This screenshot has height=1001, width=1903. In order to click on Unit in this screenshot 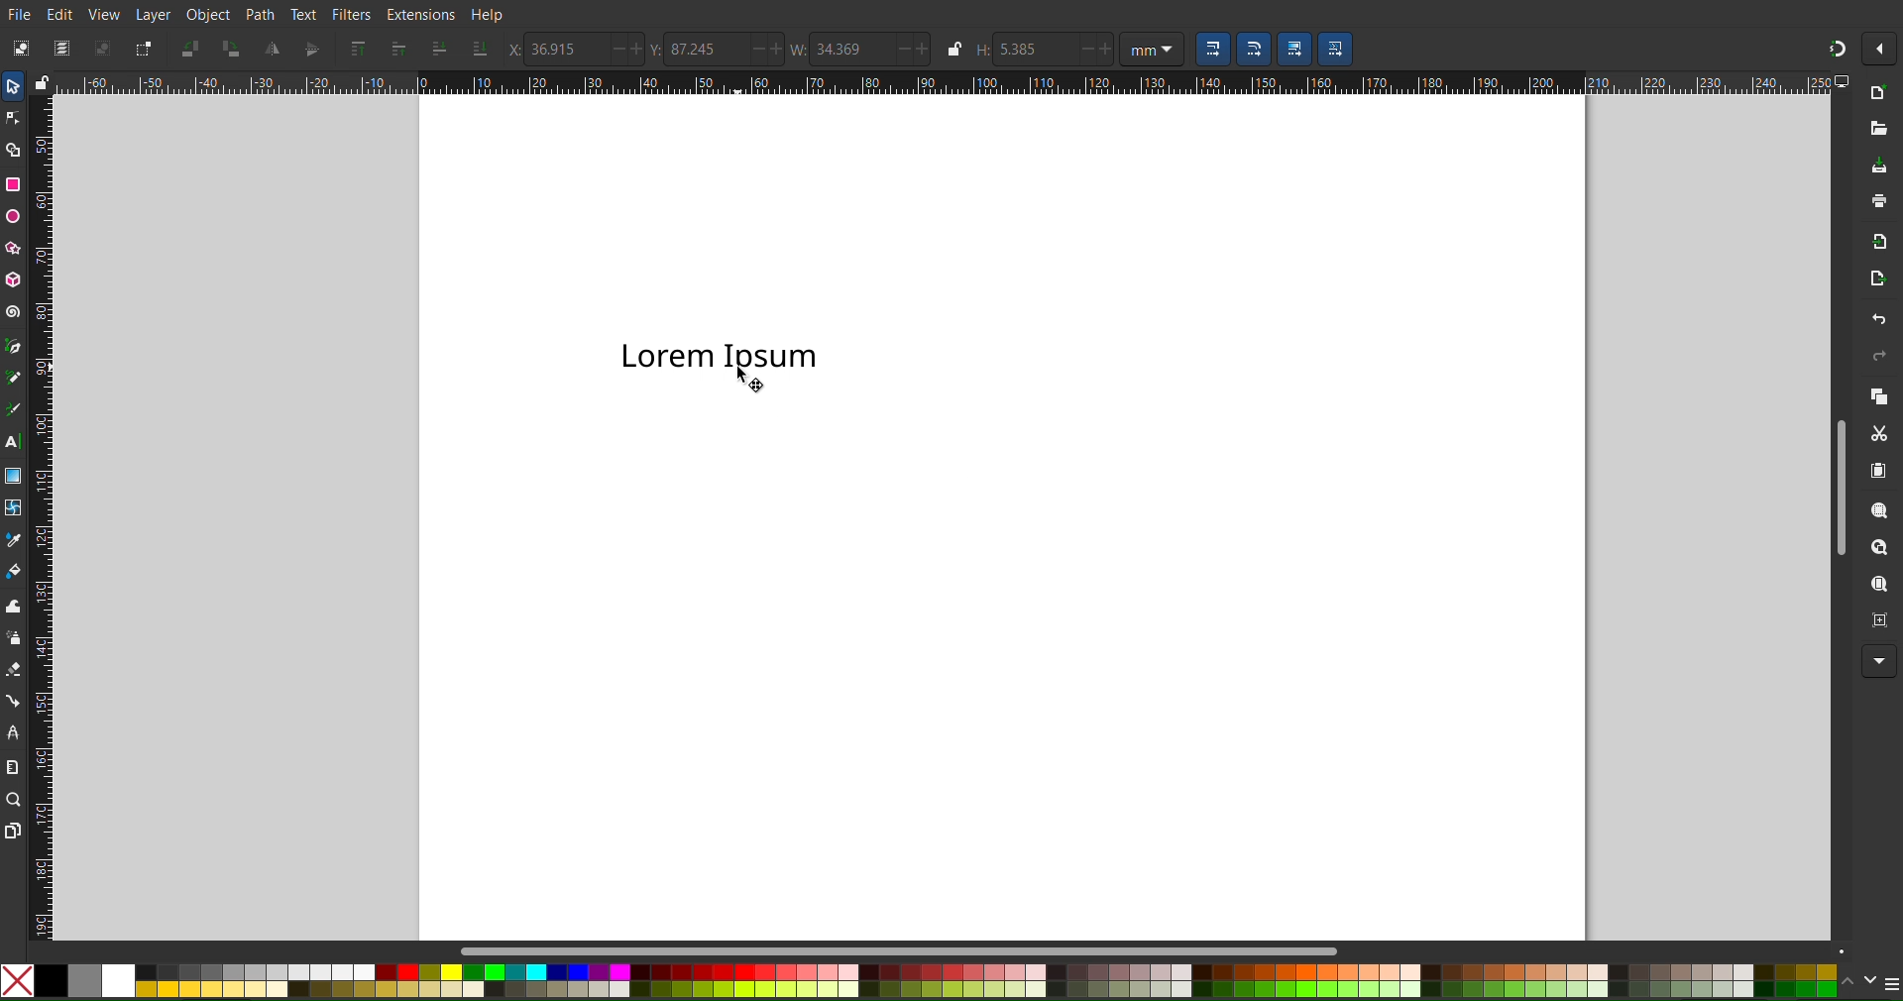, I will do `click(1152, 50)`.